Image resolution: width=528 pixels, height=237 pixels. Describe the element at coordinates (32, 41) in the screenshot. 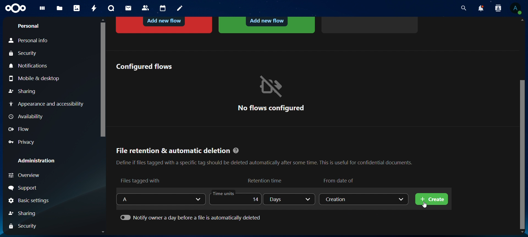

I see `personal info` at that location.